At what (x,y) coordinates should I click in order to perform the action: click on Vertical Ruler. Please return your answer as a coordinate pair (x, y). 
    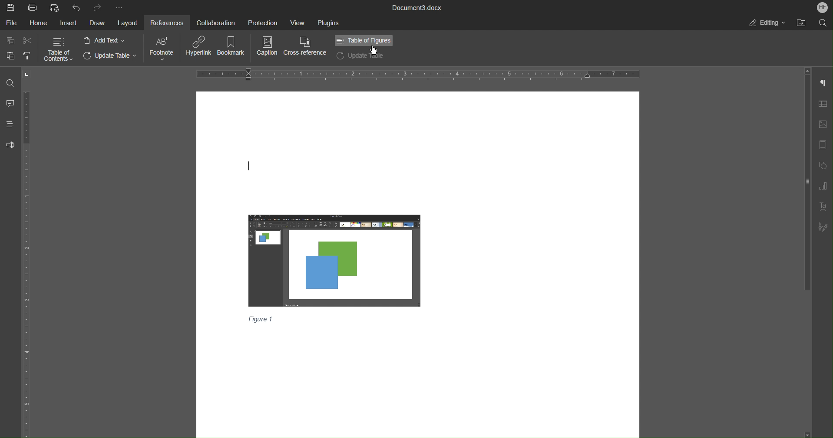
    Looking at the image, I should click on (27, 263).